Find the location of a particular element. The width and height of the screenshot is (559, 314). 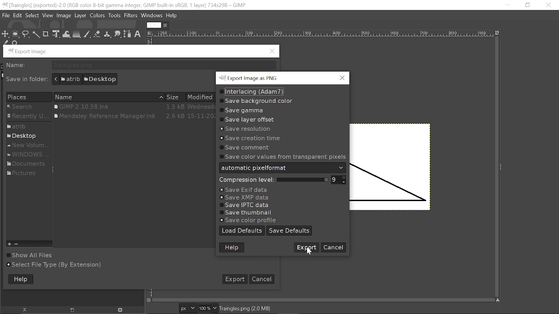

Eraser tool is located at coordinates (97, 35).